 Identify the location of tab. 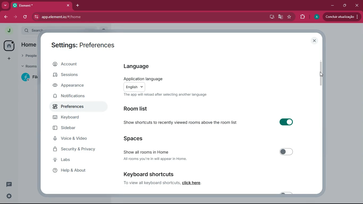
(26, 5).